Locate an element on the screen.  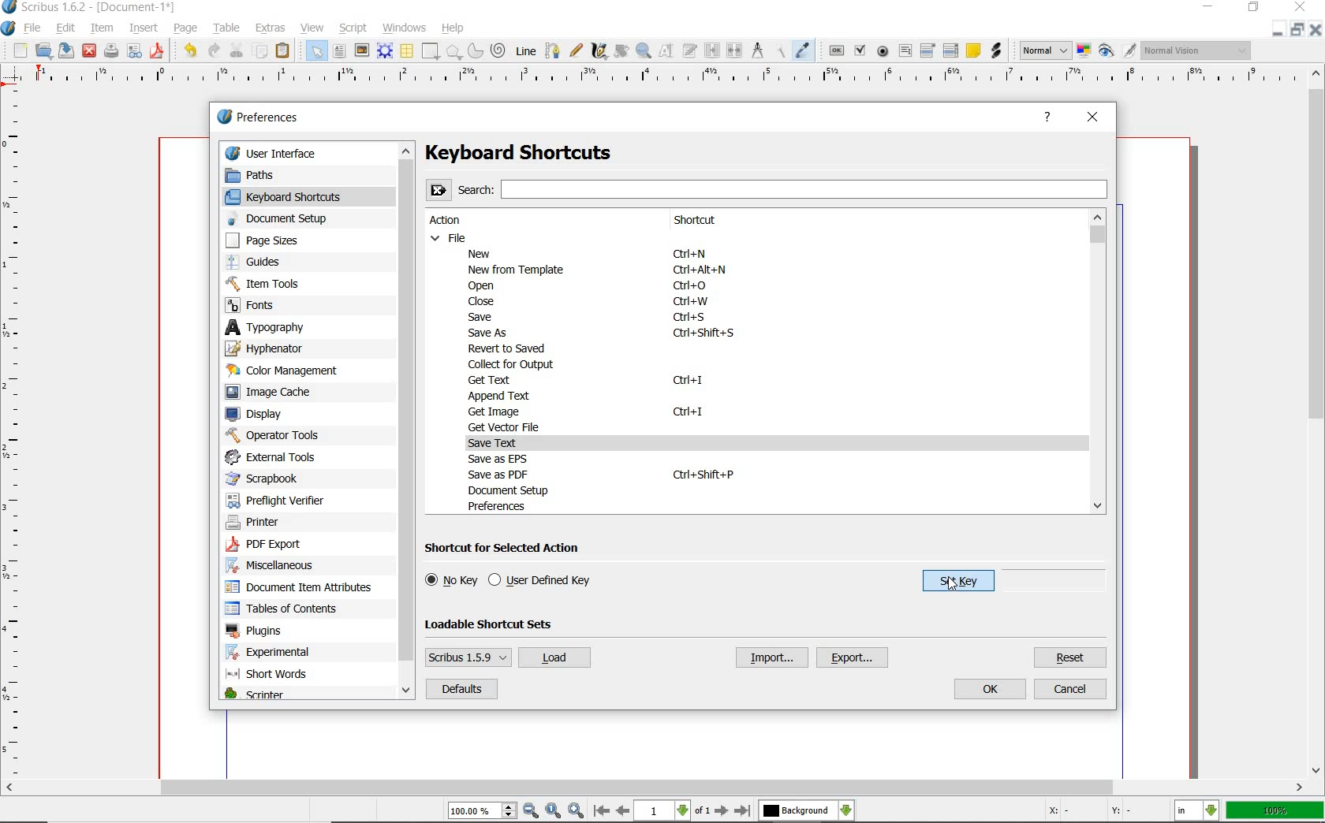
get text is located at coordinates (492, 380).